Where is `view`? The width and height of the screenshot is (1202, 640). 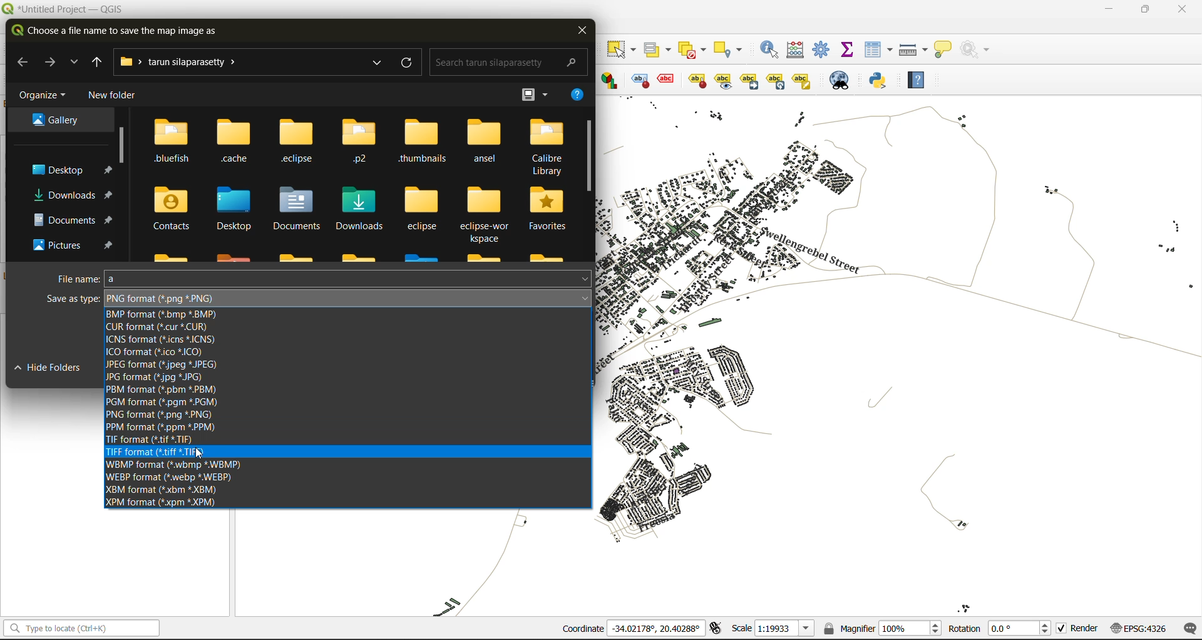
view is located at coordinates (535, 93).